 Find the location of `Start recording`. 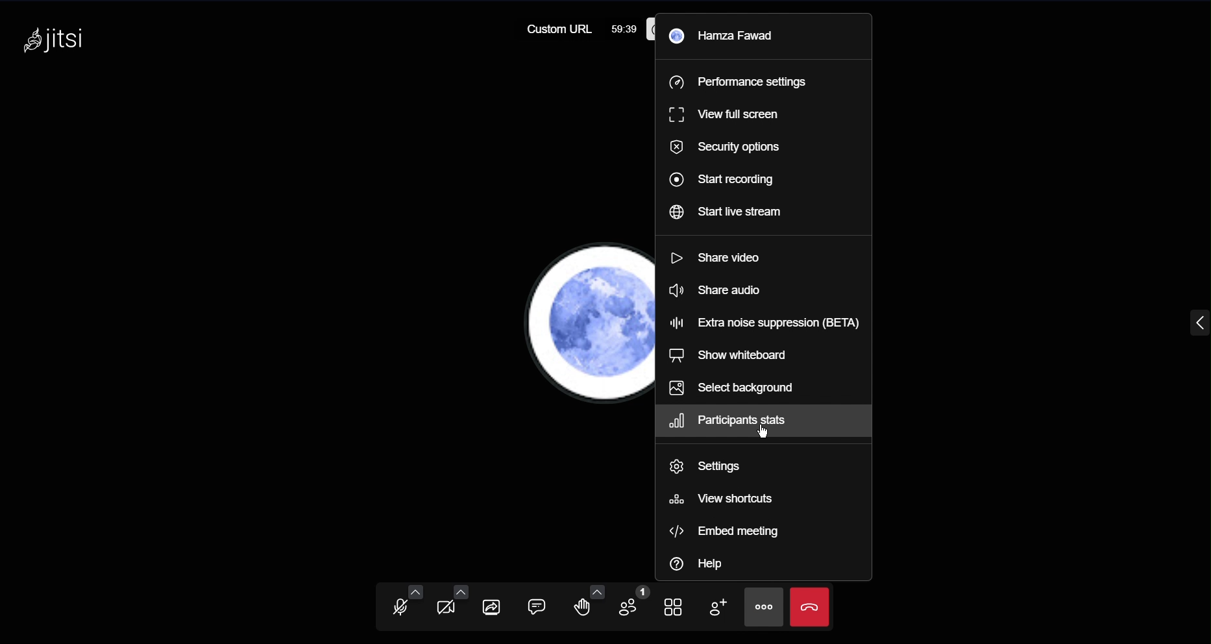

Start recording is located at coordinates (721, 180).